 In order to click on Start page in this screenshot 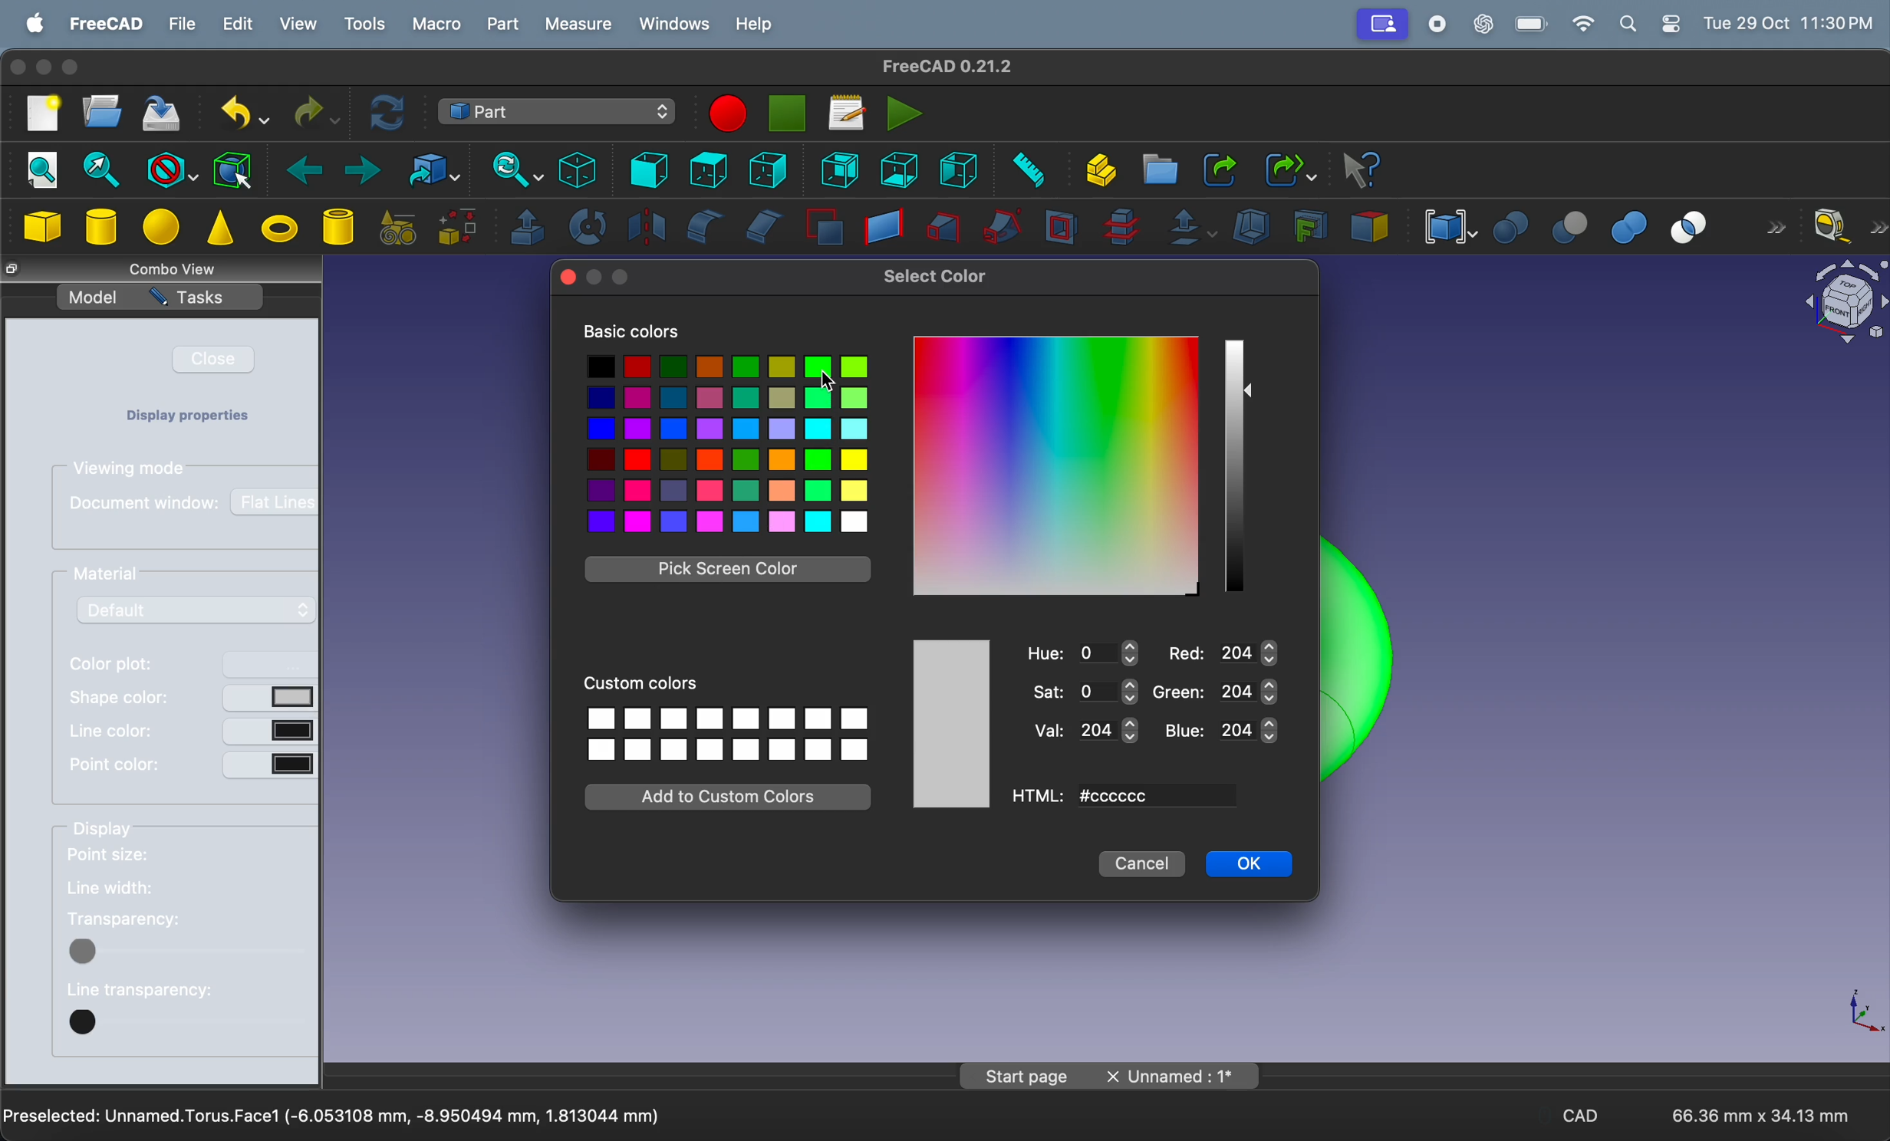, I will do `click(1021, 1076)`.